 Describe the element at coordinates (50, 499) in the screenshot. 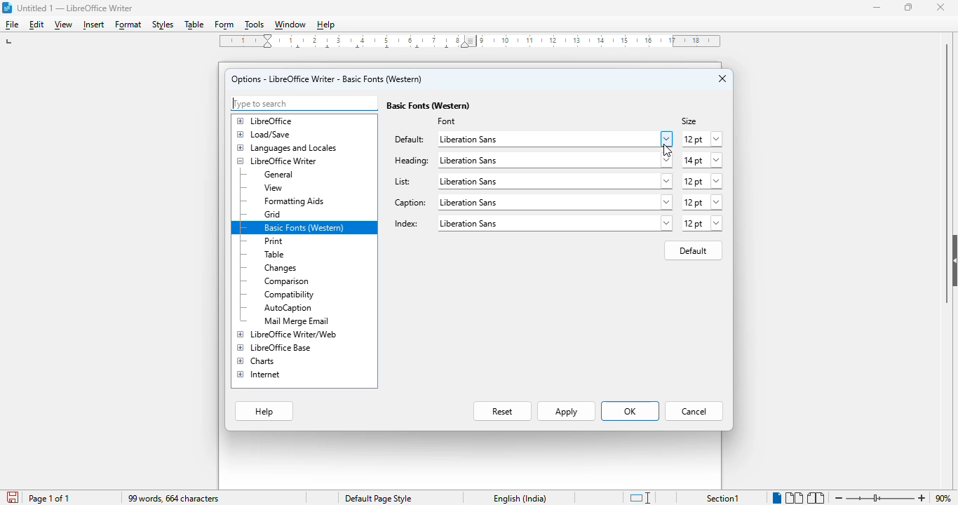

I see `page 1 of 1` at that location.